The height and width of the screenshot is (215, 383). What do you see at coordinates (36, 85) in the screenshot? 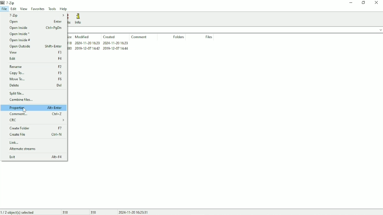
I see `Delete` at bounding box center [36, 85].